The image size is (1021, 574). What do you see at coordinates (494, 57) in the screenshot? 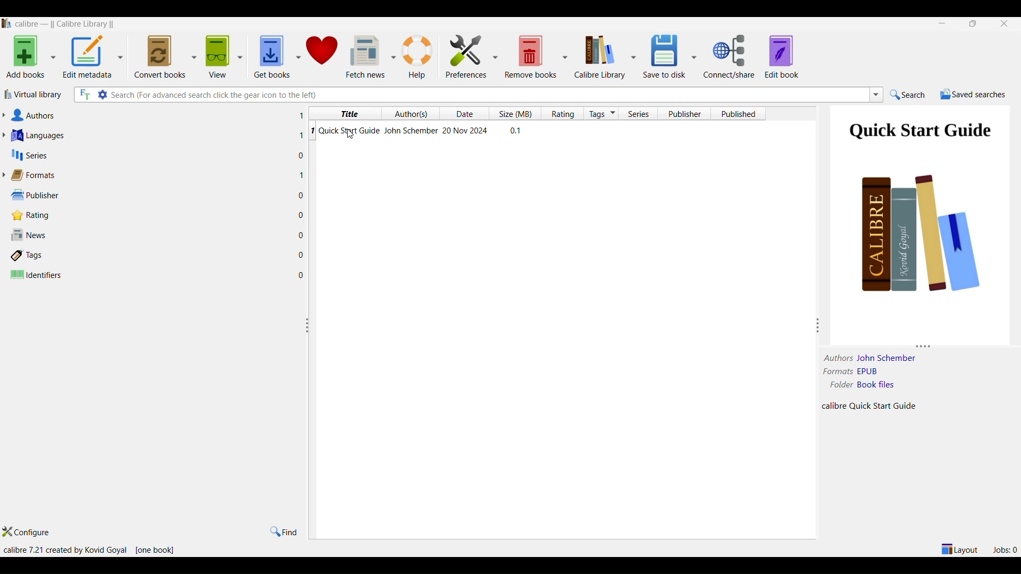
I see `preferences options dropdown button` at bounding box center [494, 57].